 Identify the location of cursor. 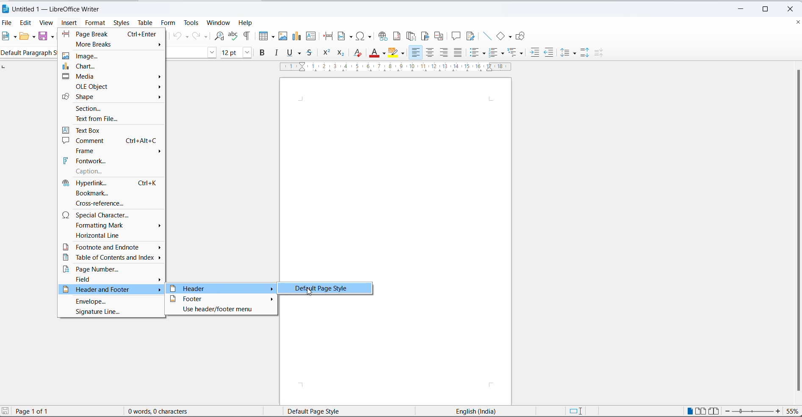
(311, 293).